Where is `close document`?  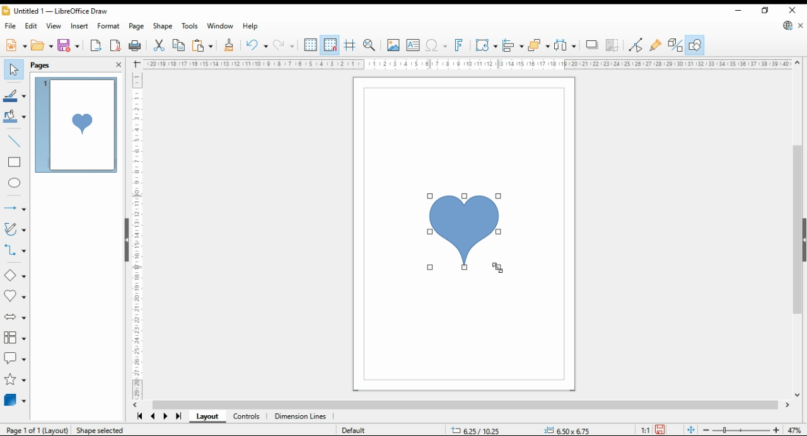 close document is located at coordinates (801, 25).